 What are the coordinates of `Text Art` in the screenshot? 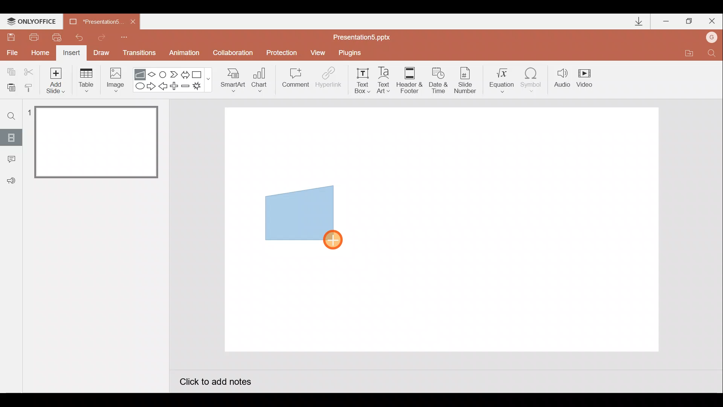 It's located at (386, 80).